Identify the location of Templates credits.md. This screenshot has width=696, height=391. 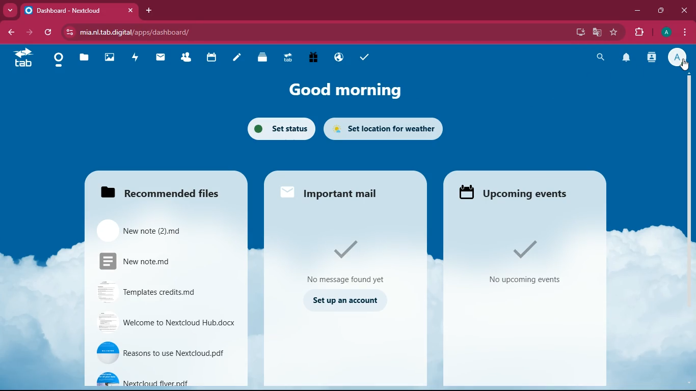
(161, 291).